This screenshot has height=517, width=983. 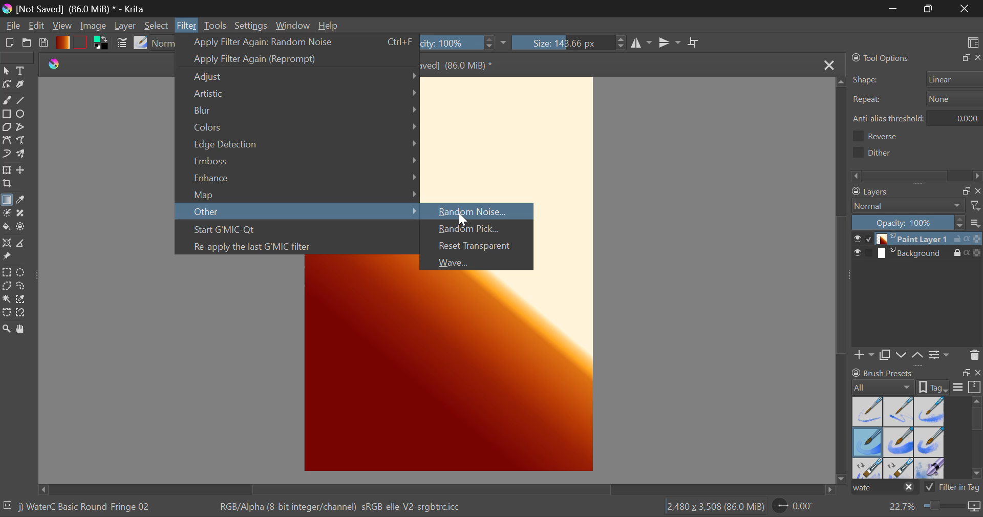 I want to click on Calligraphic Tool, so click(x=23, y=84).